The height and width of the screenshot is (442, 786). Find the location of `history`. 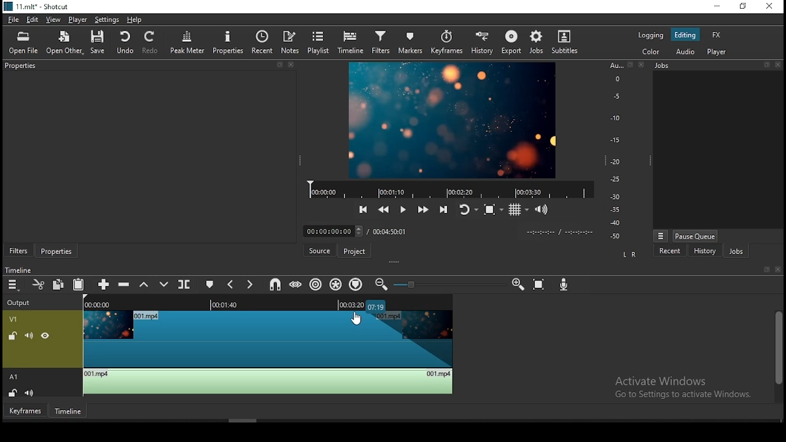

history is located at coordinates (480, 43).